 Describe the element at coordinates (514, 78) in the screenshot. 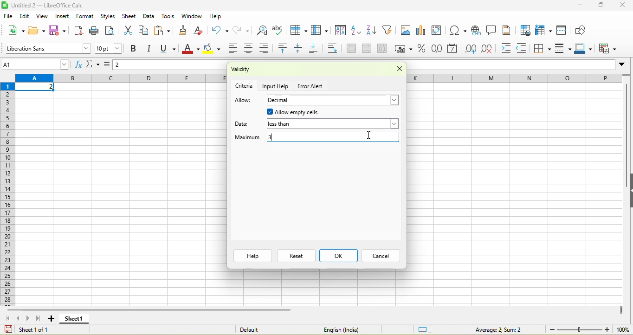

I see `row` at that location.